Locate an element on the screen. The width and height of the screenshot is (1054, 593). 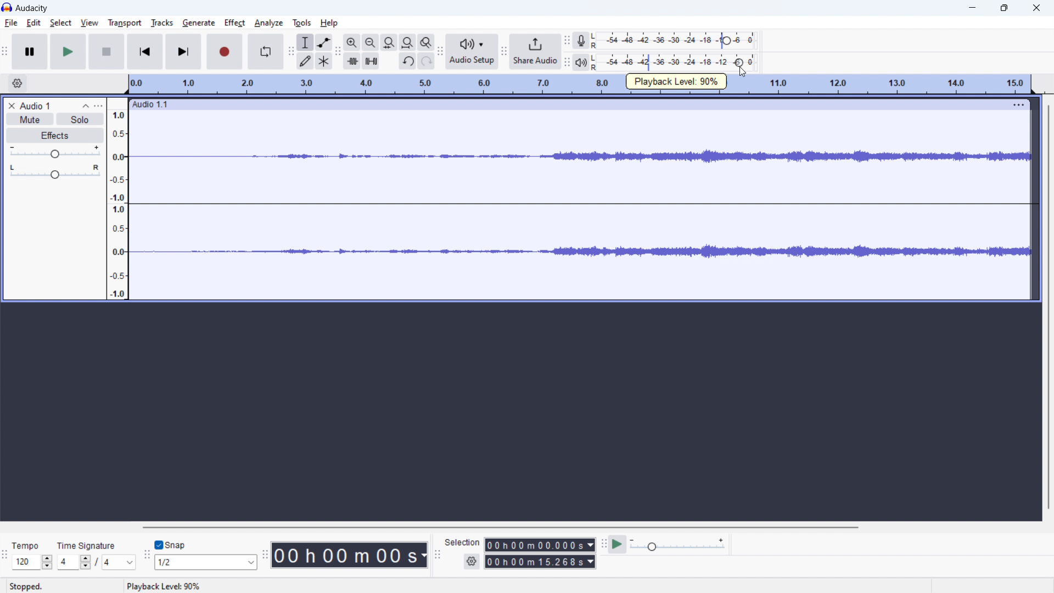
skip to last is located at coordinates (183, 52).